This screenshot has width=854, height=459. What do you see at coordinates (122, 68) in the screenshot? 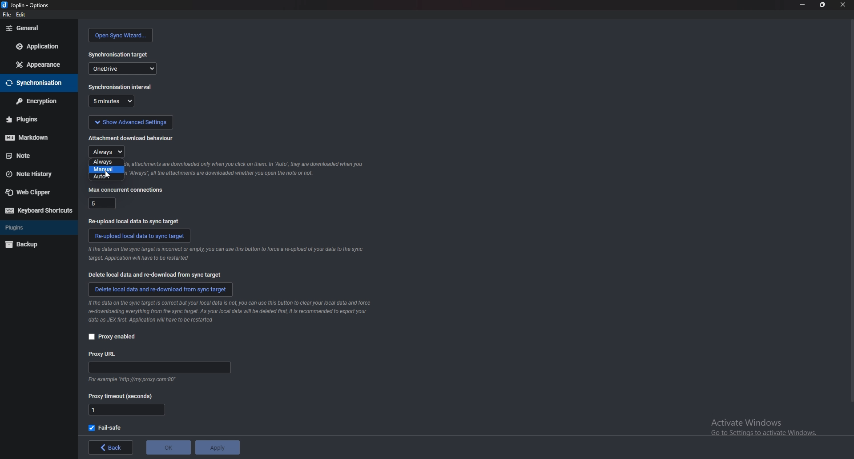
I see `one drive` at bounding box center [122, 68].